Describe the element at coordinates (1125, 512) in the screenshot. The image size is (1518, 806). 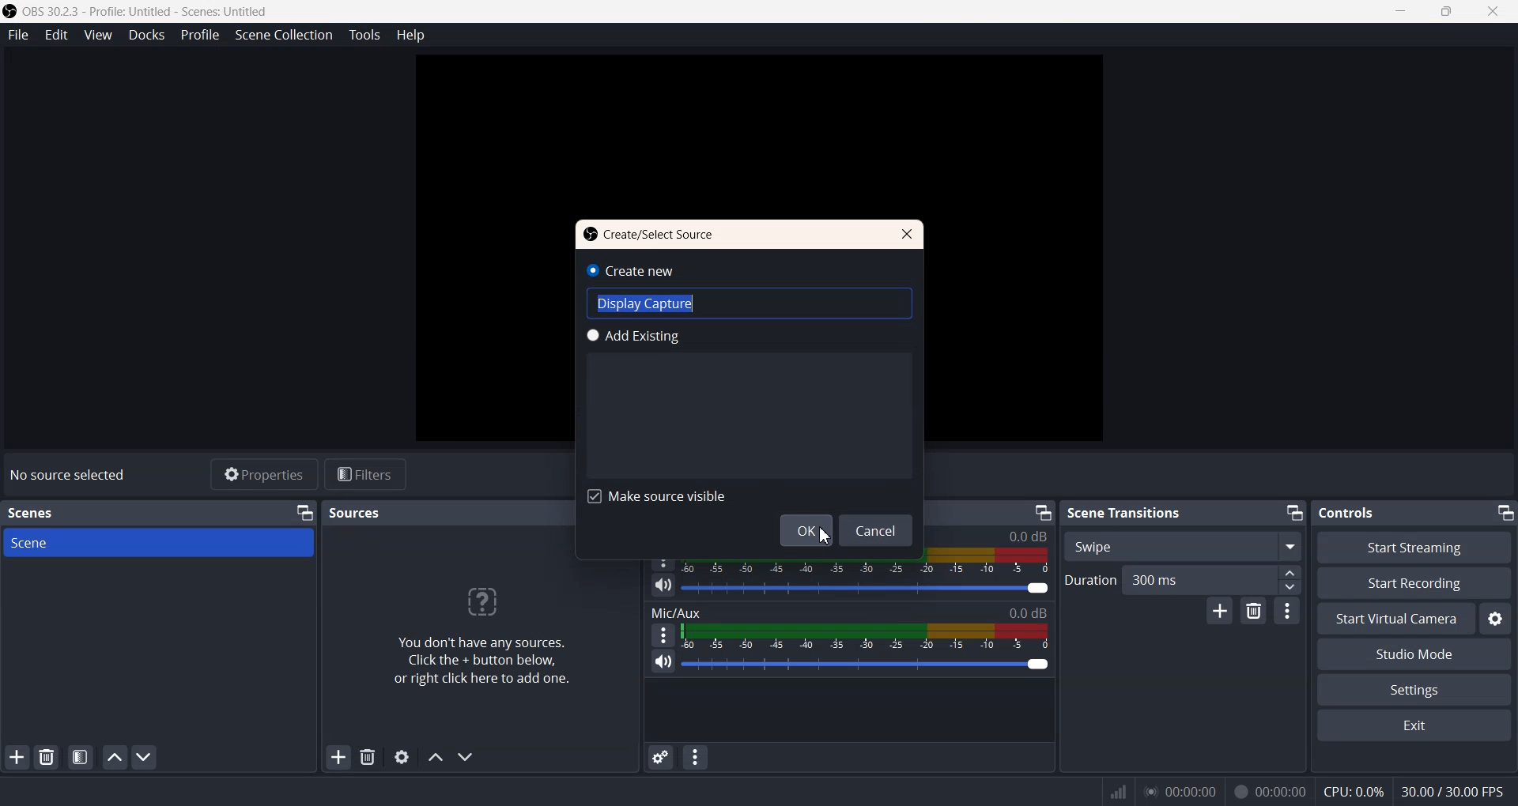
I see `Scene Transitions` at that location.